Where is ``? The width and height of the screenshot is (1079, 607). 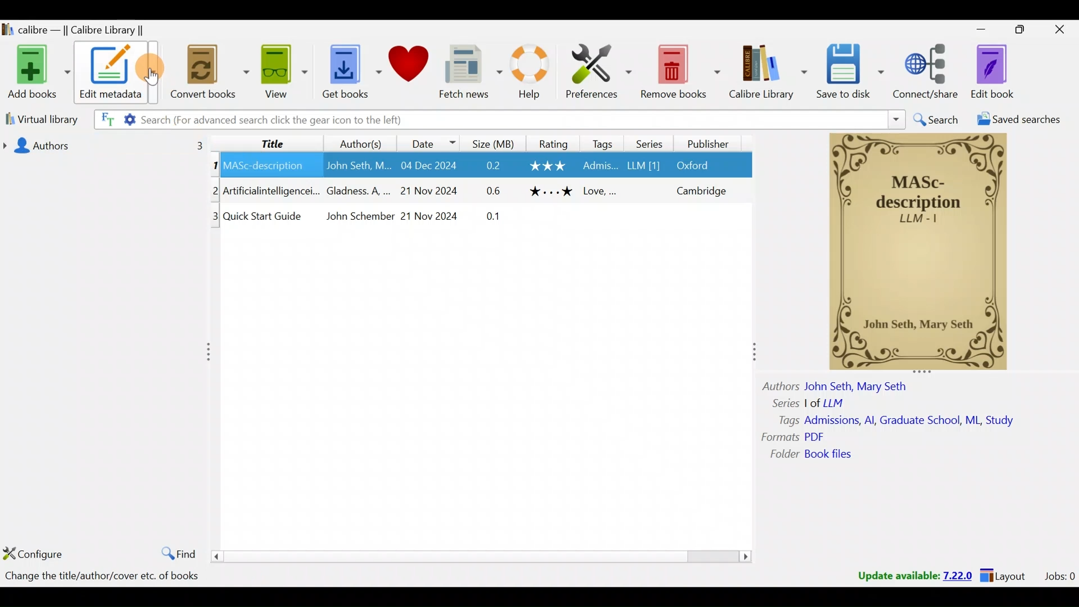  is located at coordinates (817, 436).